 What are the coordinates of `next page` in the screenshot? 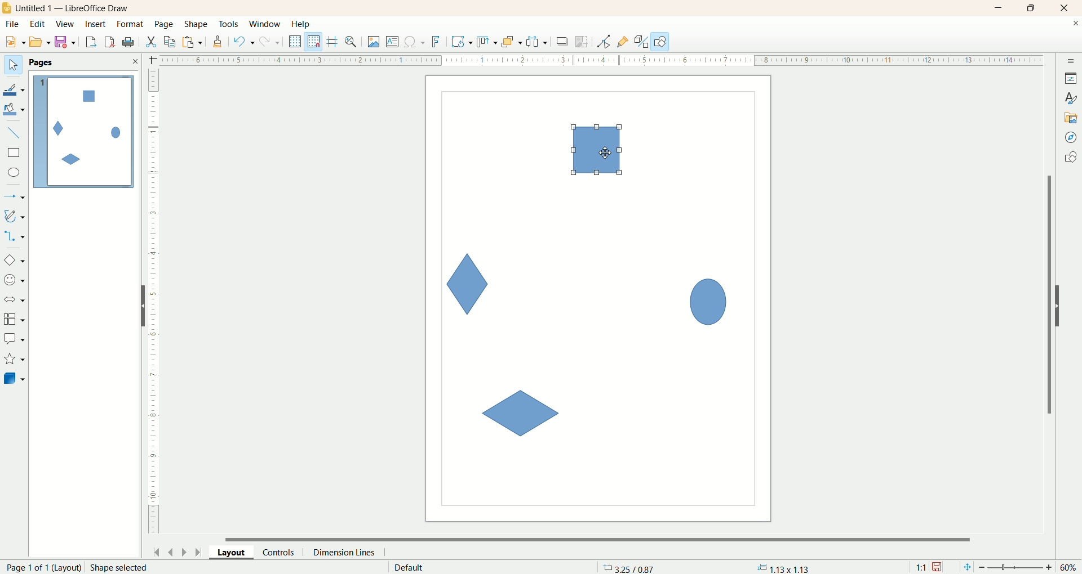 It's located at (184, 551).